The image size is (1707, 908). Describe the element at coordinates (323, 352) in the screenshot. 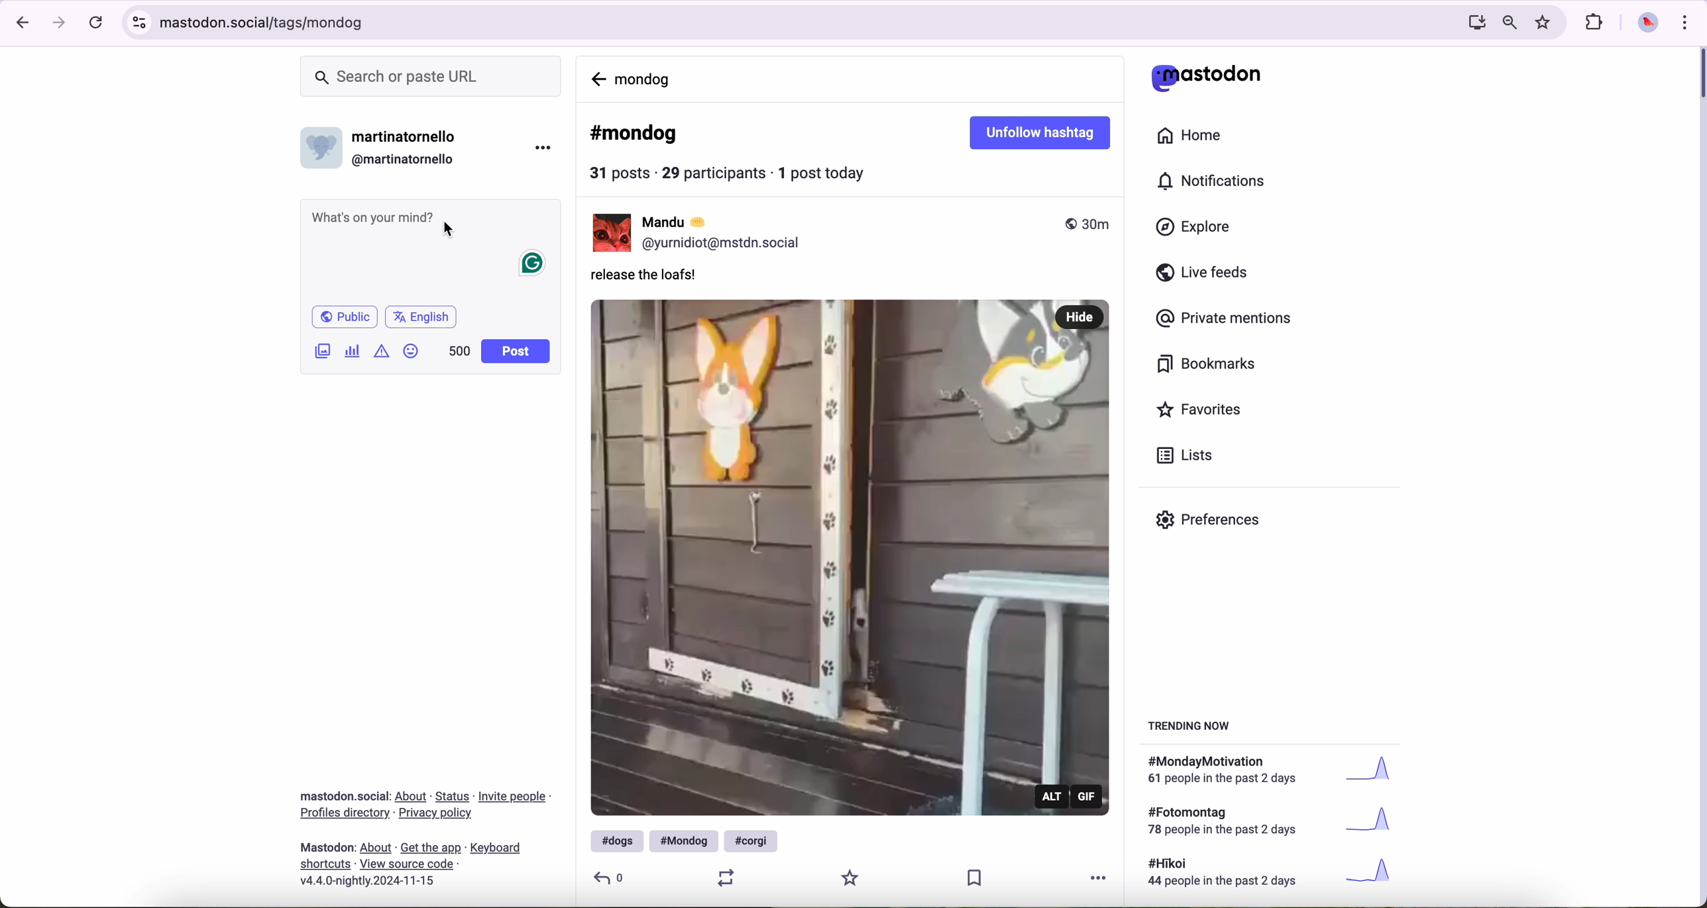

I see `images` at that location.